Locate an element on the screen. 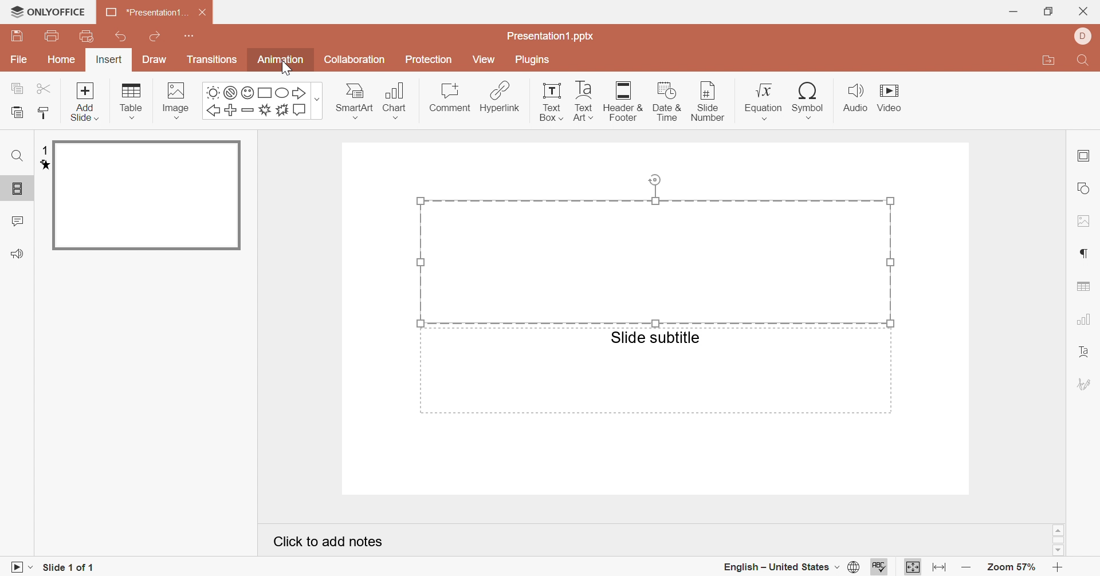  redo is located at coordinates (156, 35).